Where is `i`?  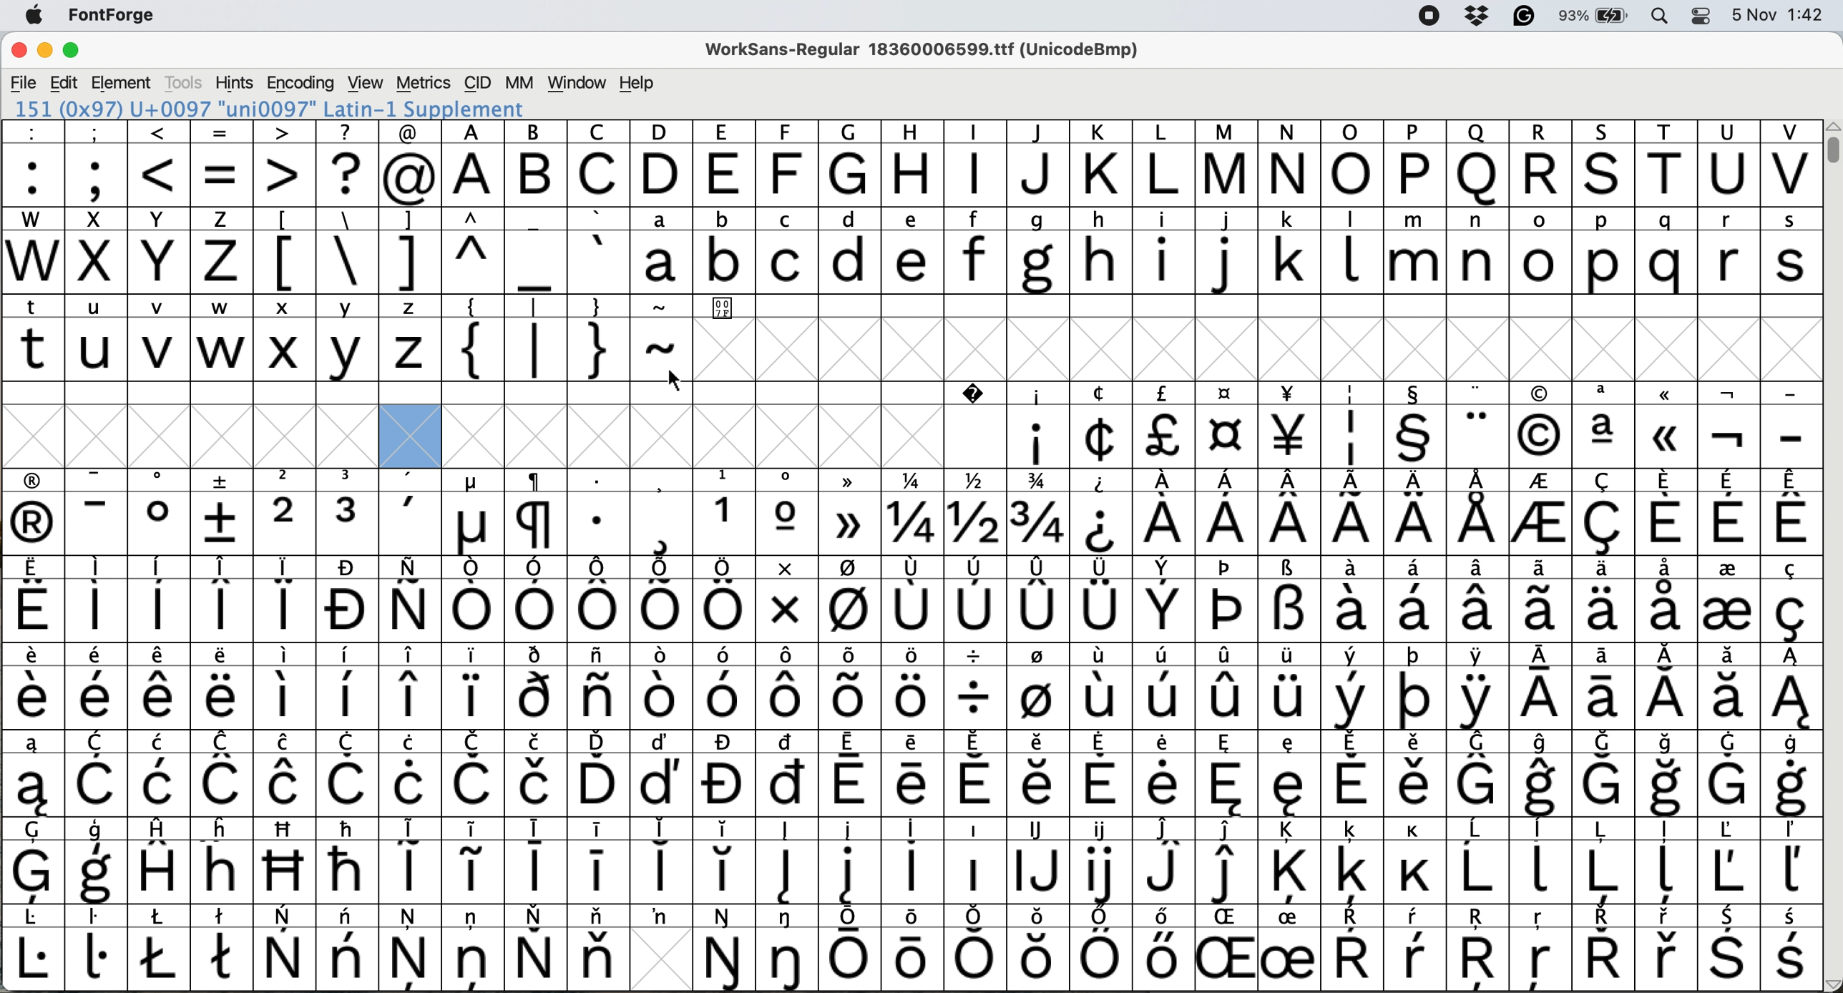
i is located at coordinates (1164, 252).